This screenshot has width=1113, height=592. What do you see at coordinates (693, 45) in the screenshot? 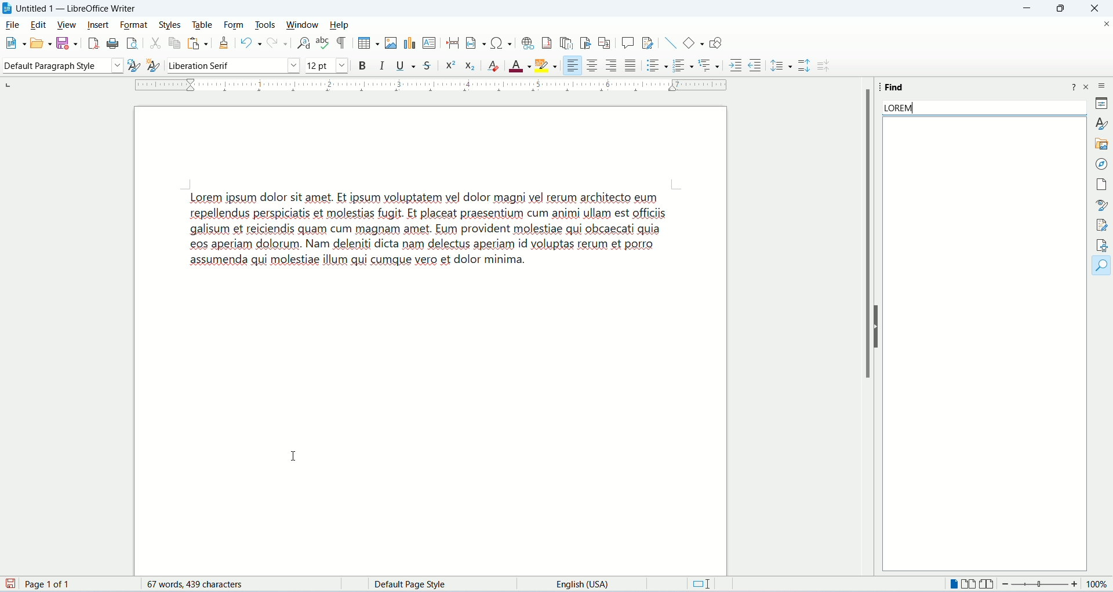
I see `basic function` at bounding box center [693, 45].